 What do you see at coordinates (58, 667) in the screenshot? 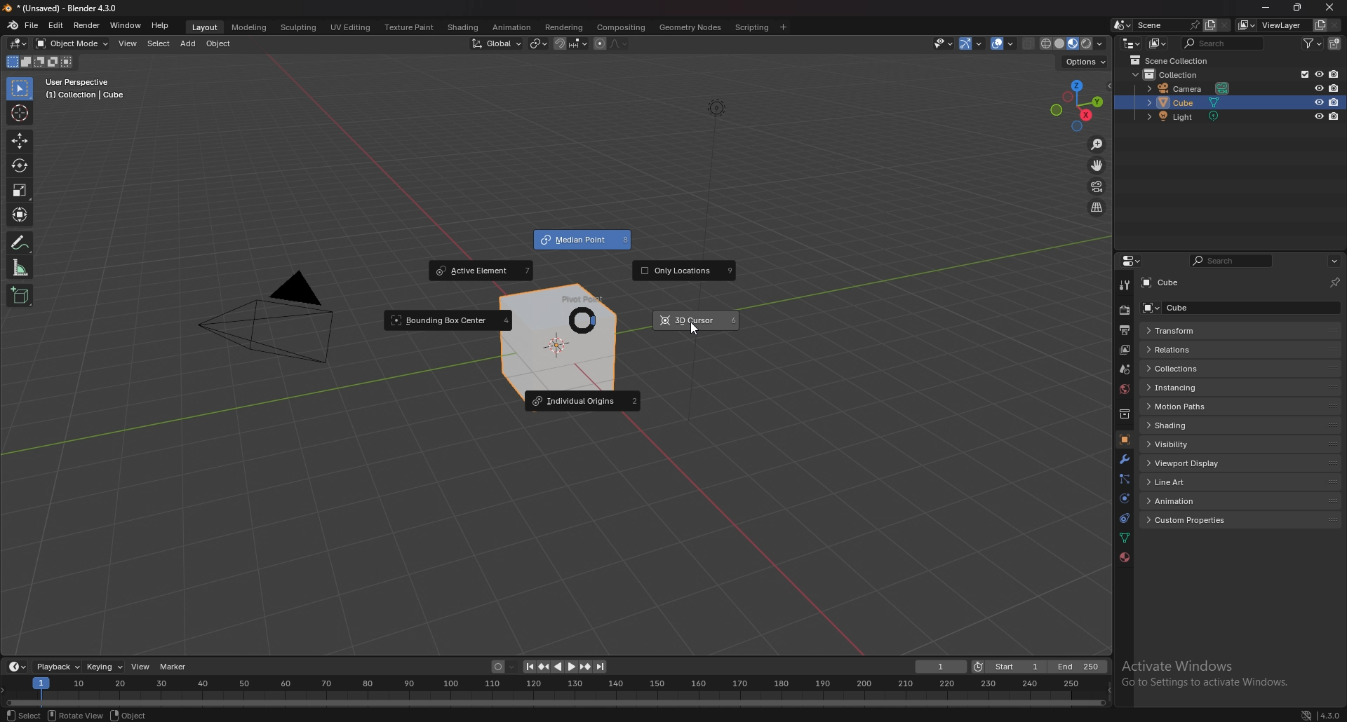
I see `playback` at bounding box center [58, 667].